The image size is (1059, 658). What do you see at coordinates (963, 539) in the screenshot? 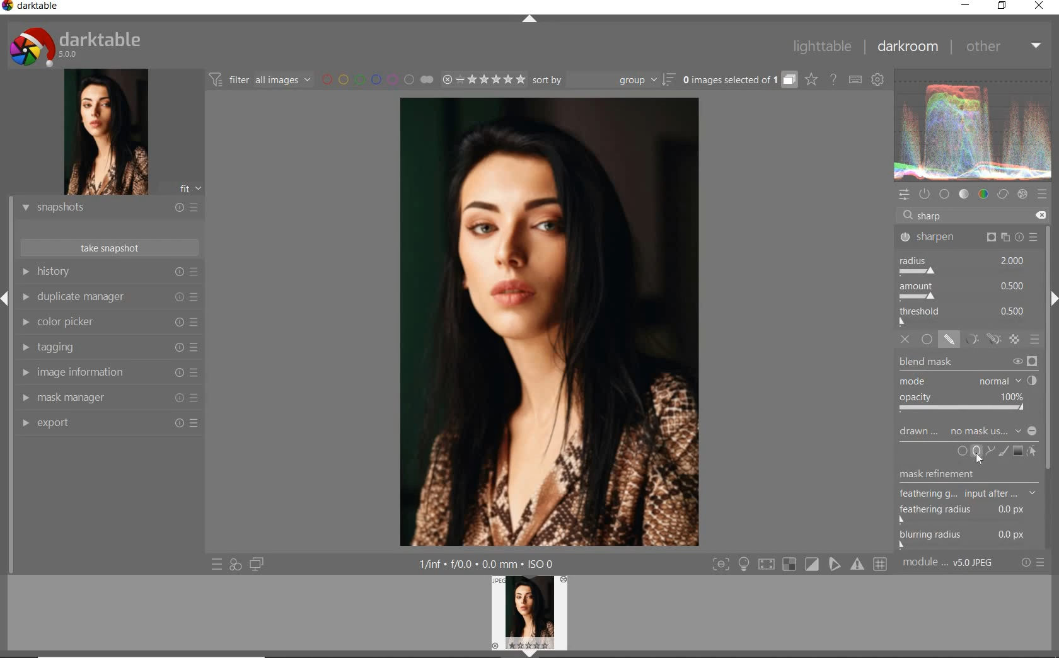
I see `blurring radius` at bounding box center [963, 539].